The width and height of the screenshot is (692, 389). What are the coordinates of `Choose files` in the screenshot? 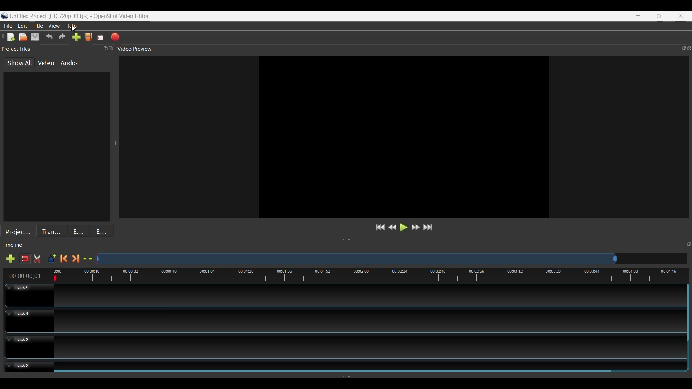 It's located at (88, 37).